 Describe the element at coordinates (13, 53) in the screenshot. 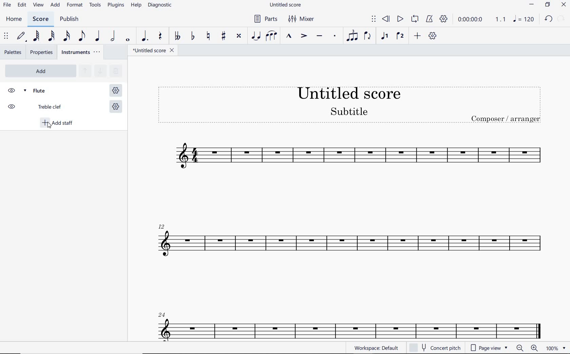

I see `palettes` at that location.